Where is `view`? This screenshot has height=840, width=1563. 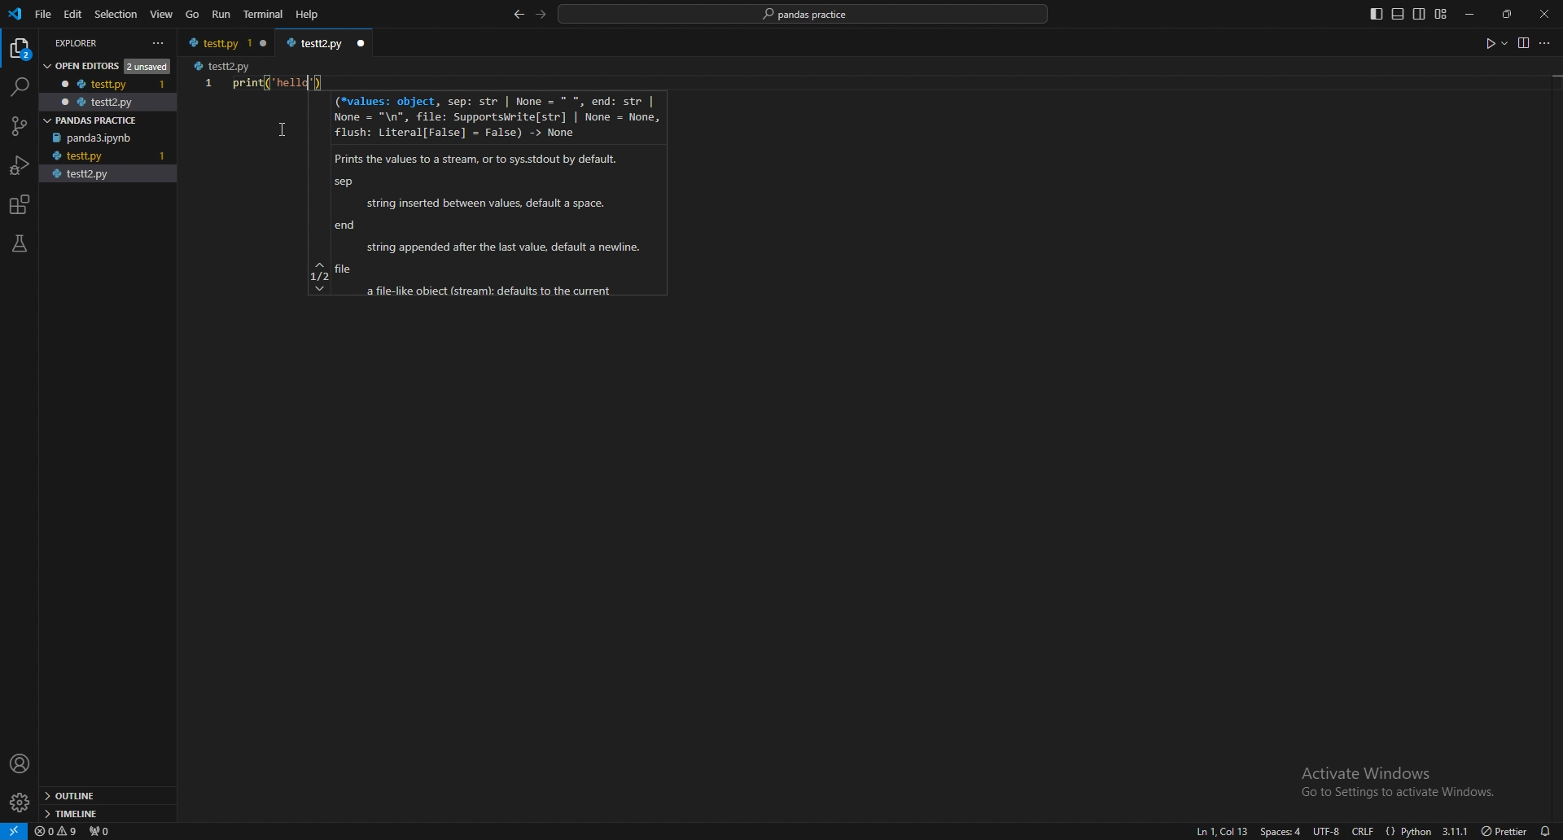 view is located at coordinates (1522, 42).